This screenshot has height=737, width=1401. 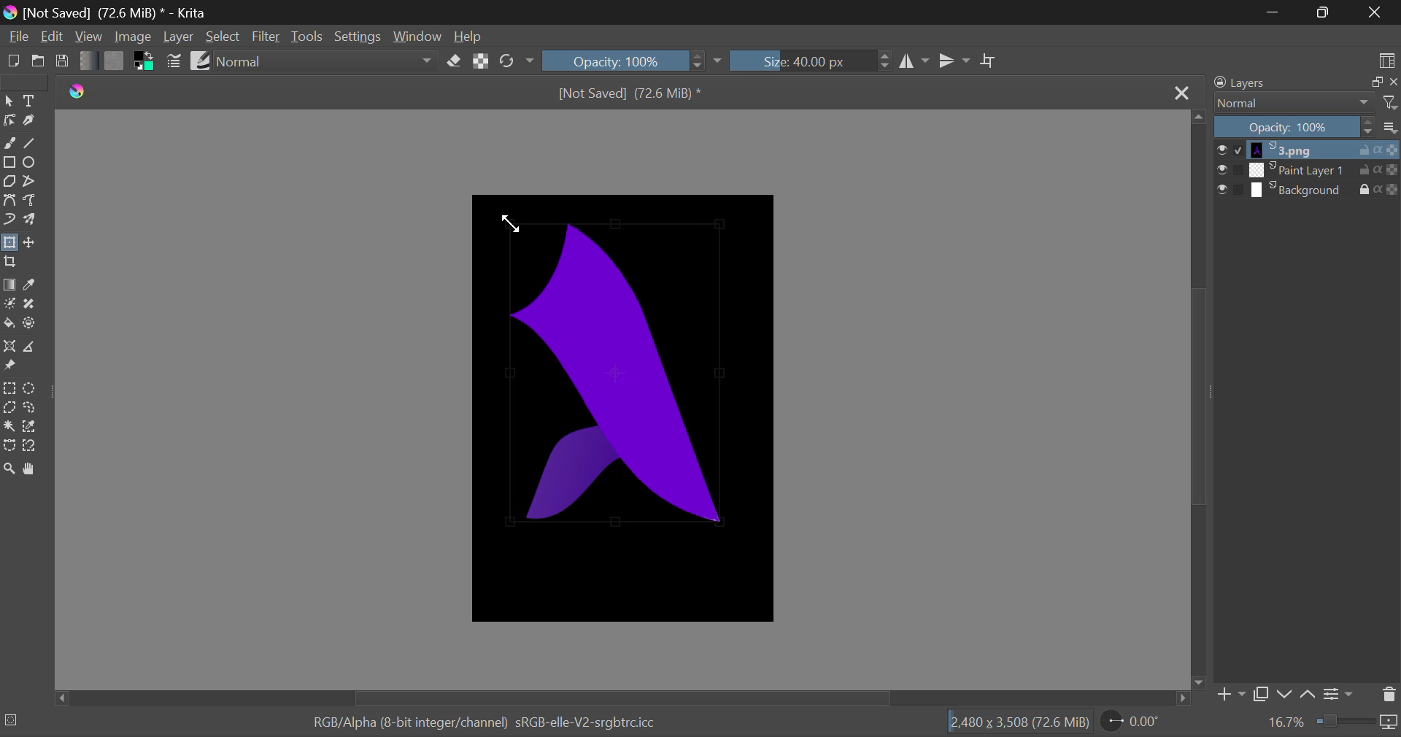 I want to click on Bezier Curve Selection, so click(x=9, y=445).